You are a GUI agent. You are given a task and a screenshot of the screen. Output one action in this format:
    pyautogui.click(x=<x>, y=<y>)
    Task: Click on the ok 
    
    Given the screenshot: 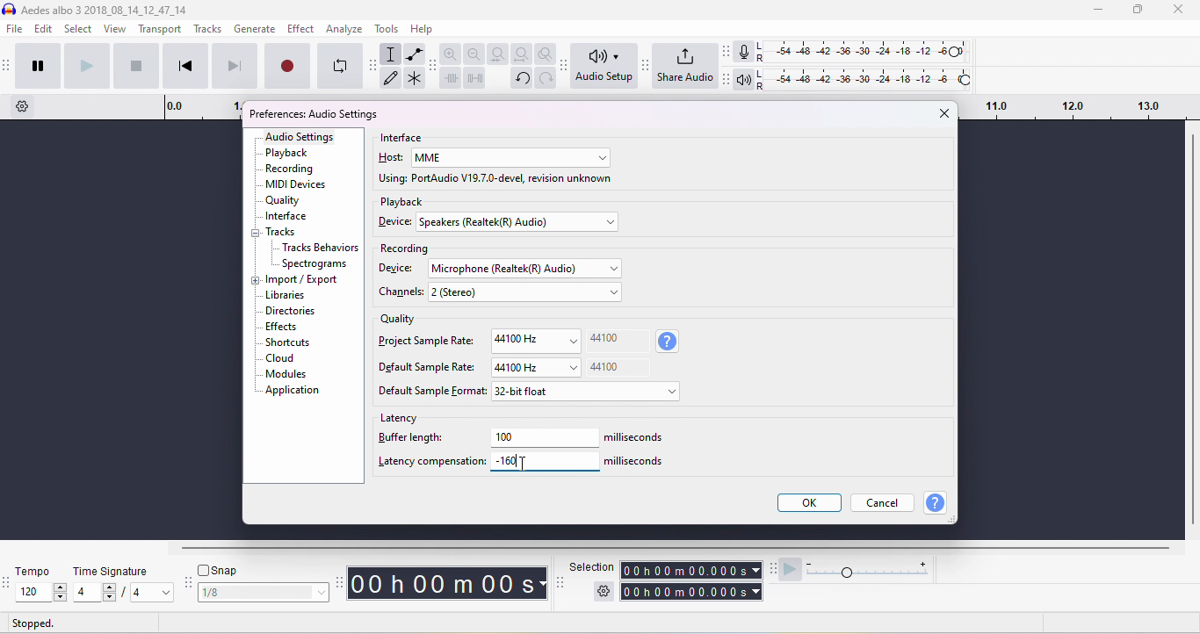 What is the action you would take?
    pyautogui.click(x=807, y=502)
    